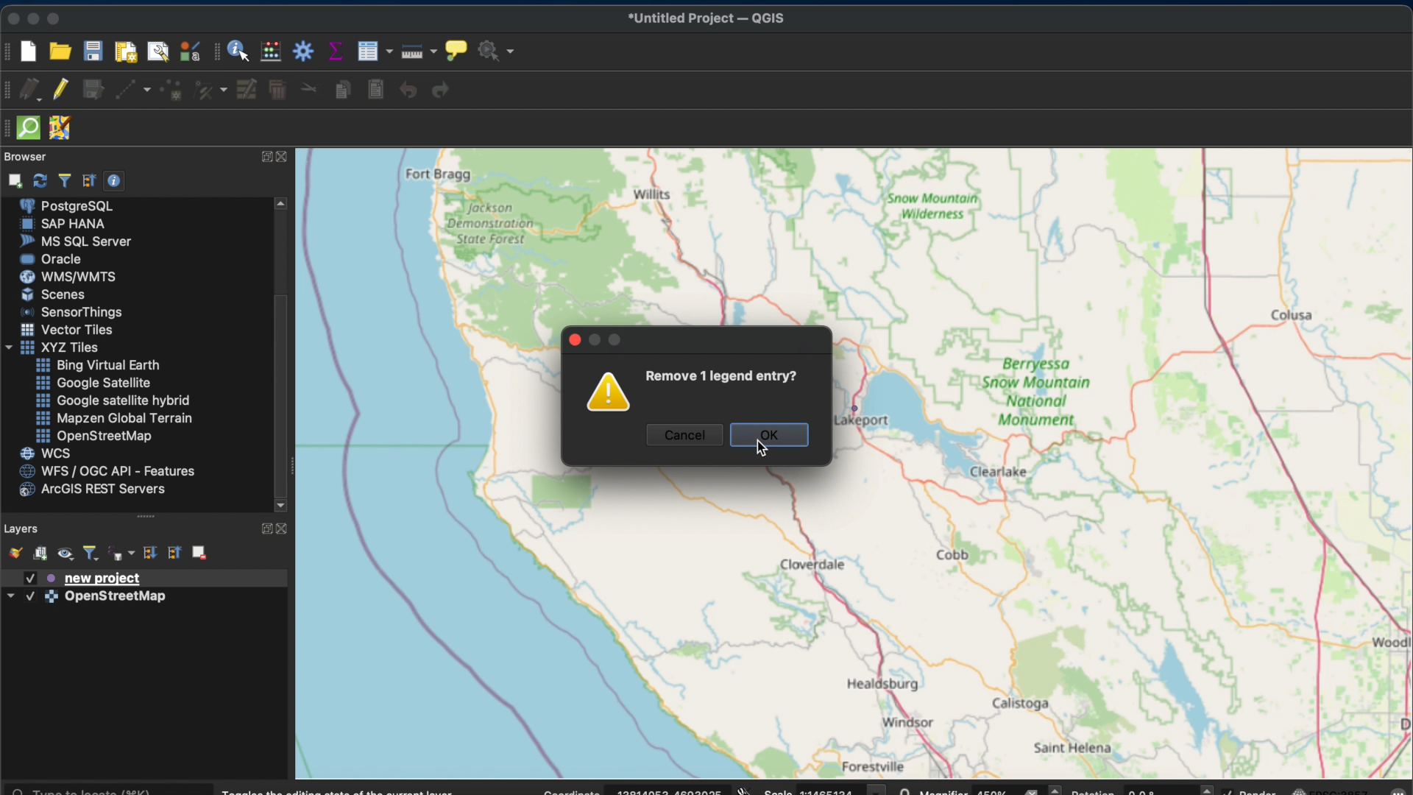  Describe the element at coordinates (92, 554) in the screenshot. I see `filter legend` at that location.